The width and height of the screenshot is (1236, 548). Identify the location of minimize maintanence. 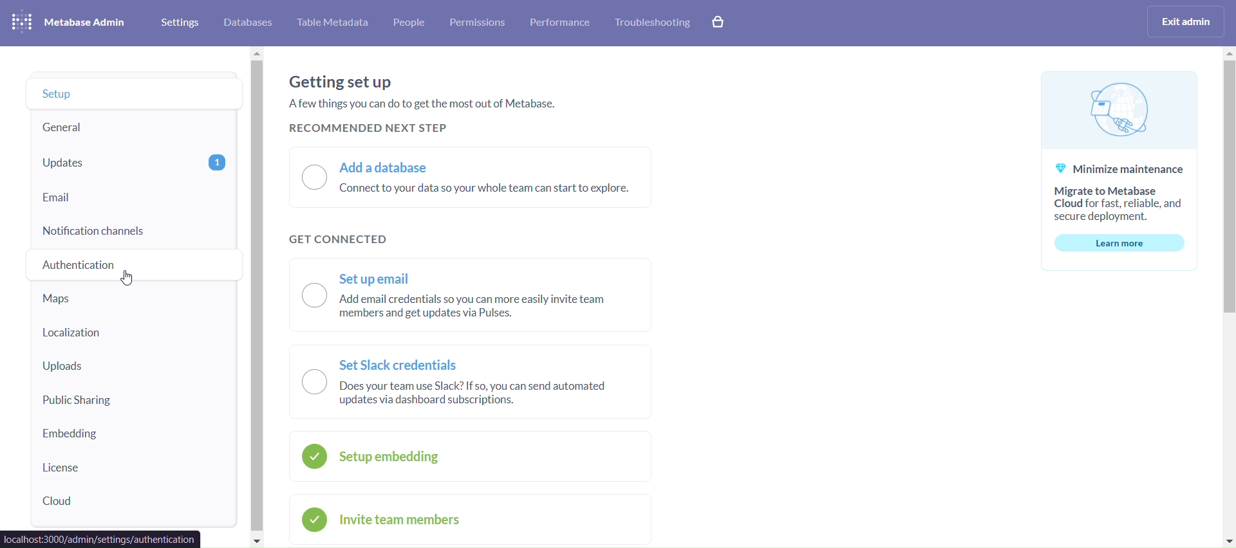
(1121, 172).